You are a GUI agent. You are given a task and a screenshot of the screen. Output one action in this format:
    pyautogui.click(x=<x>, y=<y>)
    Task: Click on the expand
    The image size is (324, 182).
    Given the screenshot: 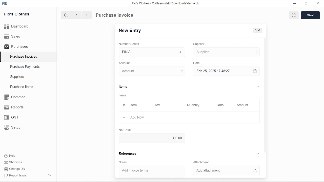 What is the action you would take?
    pyautogui.click(x=257, y=86)
    